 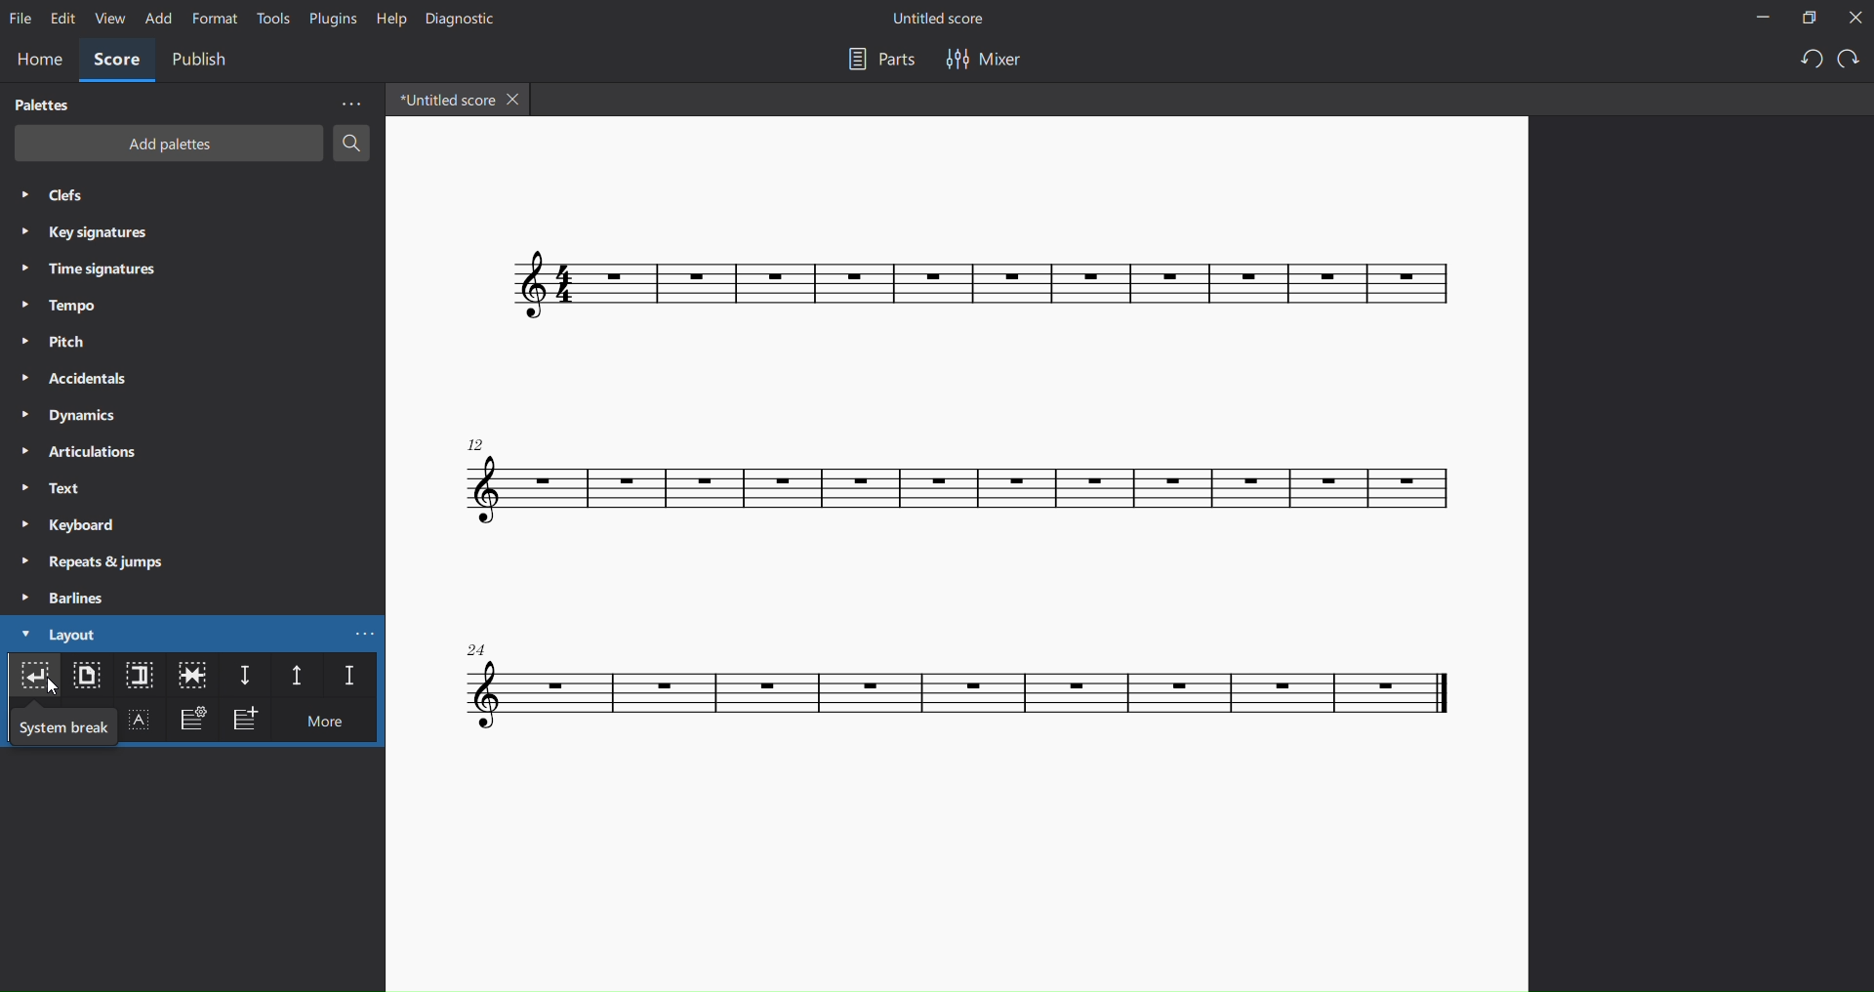 I want to click on tempo, so click(x=56, y=306).